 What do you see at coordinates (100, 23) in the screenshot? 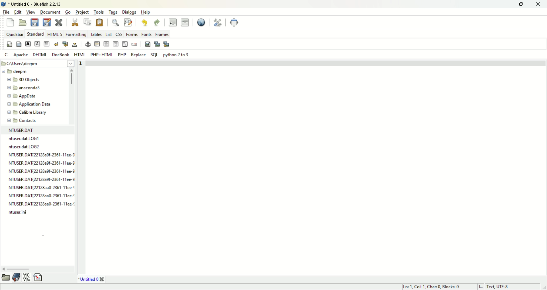
I see `paste` at bounding box center [100, 23].